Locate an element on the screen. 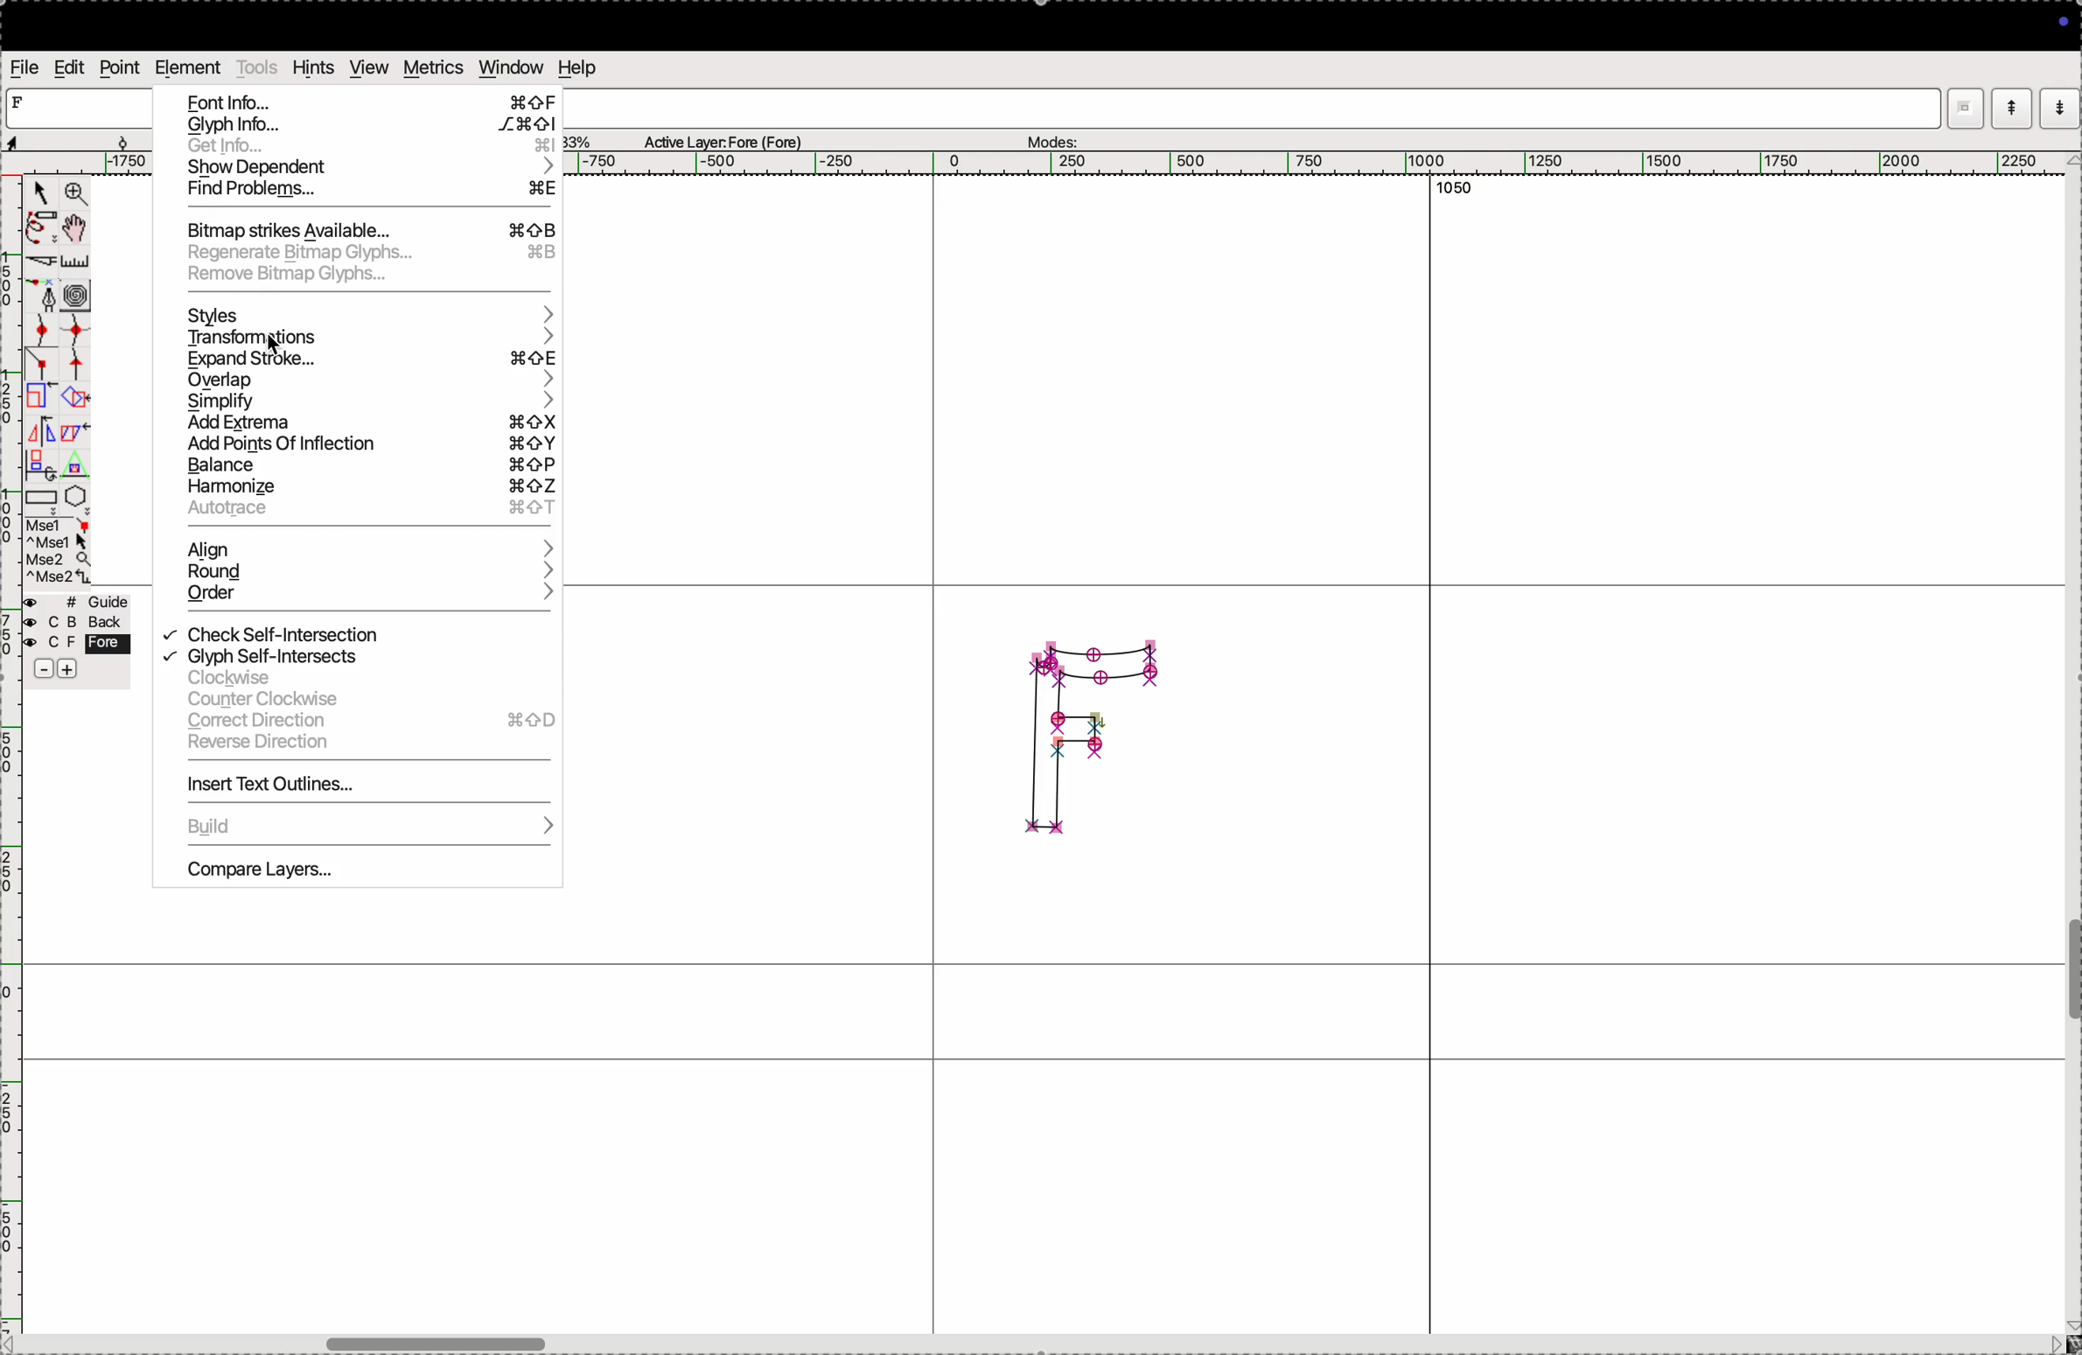 The height and width of the screenshot is (1355, 2082). line is located at coordinates (44, 367).